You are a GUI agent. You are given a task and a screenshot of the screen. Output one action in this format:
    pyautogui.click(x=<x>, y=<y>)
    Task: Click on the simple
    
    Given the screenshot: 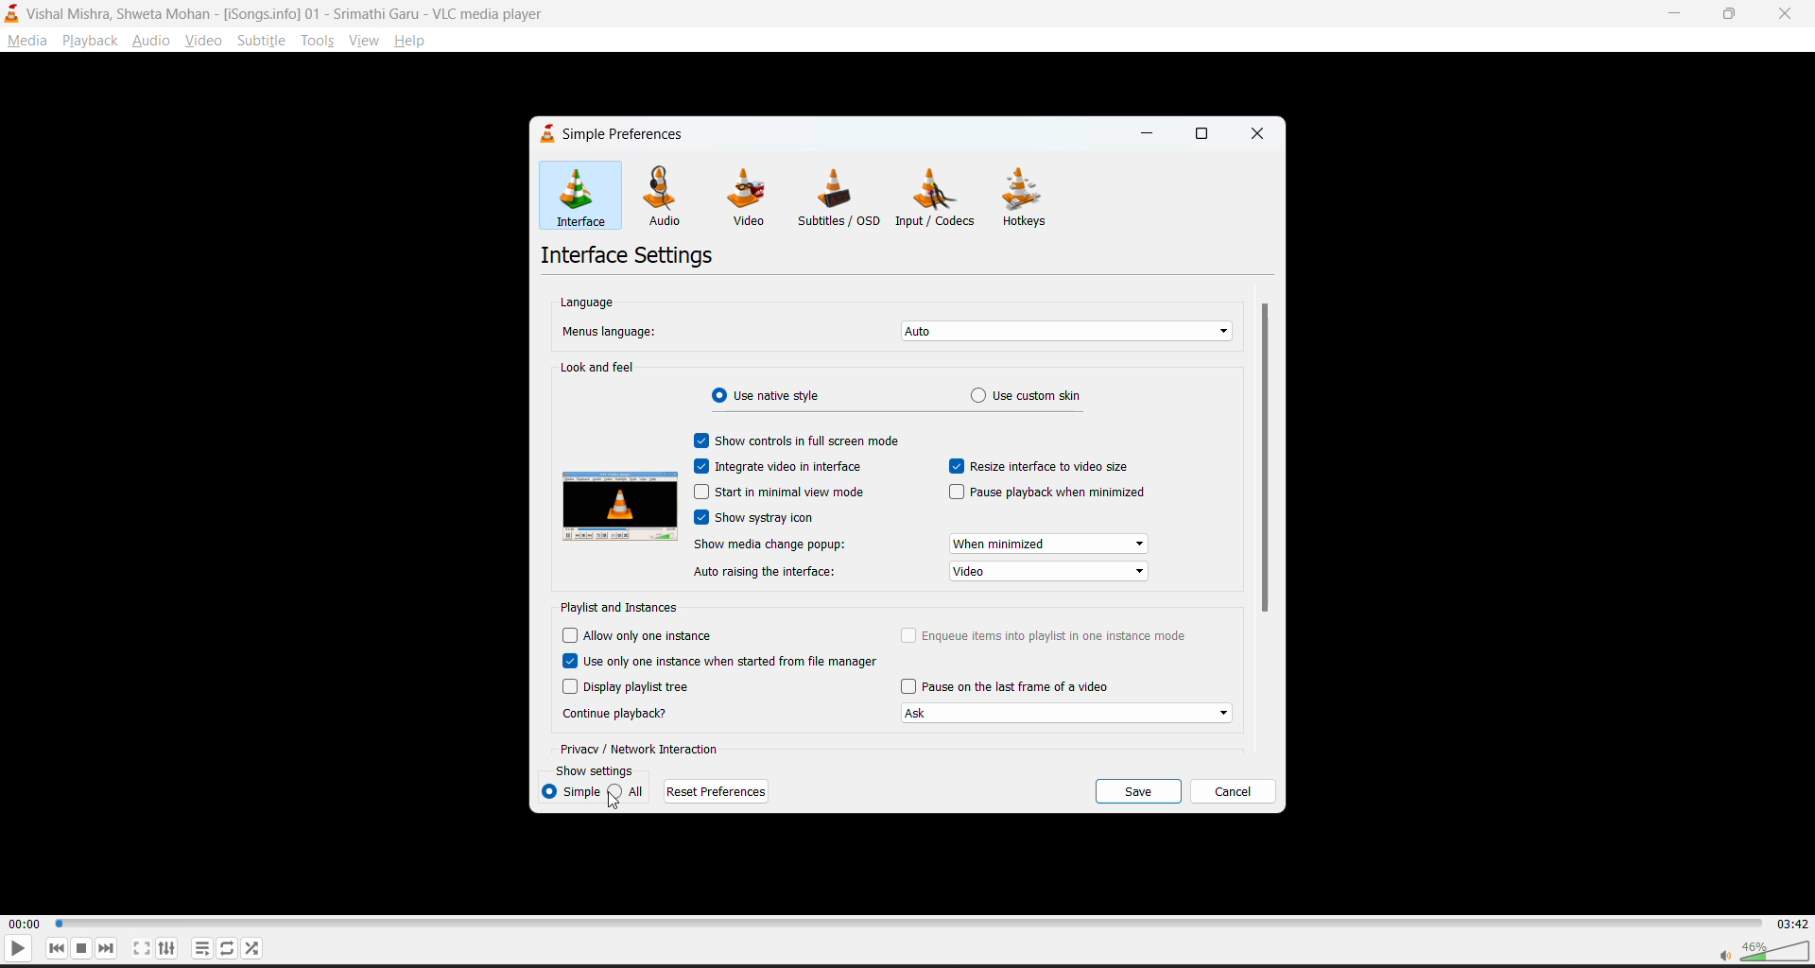 What is the action you would take?
    pyautogui.click(x=566, y=792)
    